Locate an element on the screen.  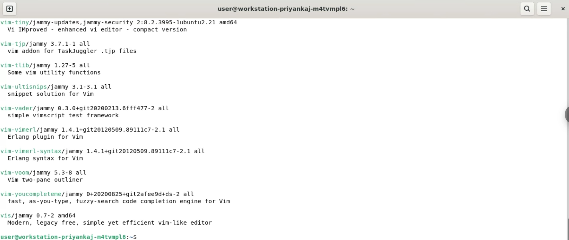
user@workstation-priyankaj-m4tvmpl6: ~$ is located at coordinates (73, 236).